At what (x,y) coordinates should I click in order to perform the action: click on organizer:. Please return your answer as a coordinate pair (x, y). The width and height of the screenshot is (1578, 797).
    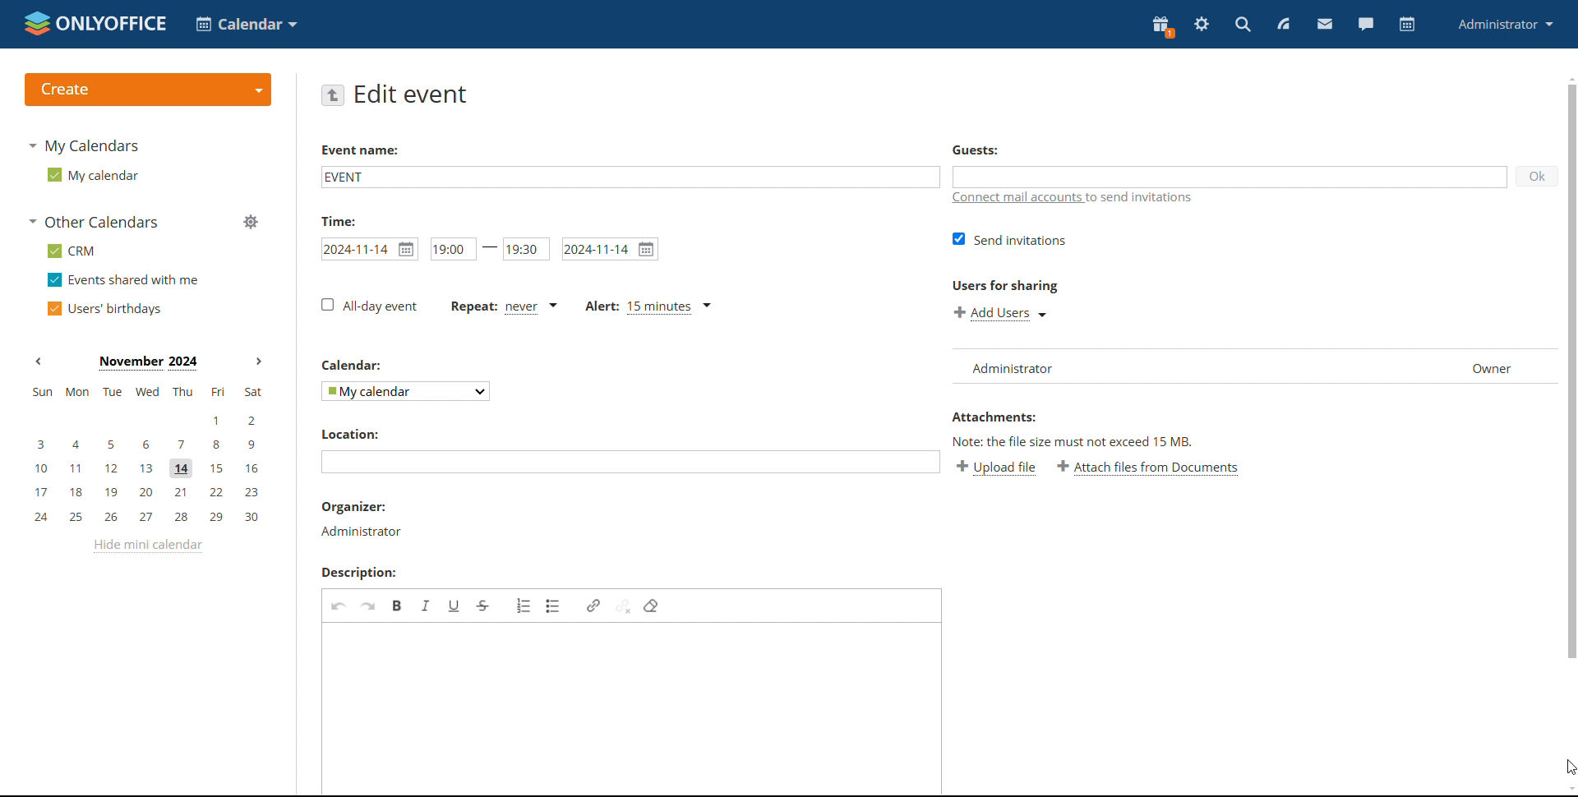
    Looking at the image, I should click on (355, 507).